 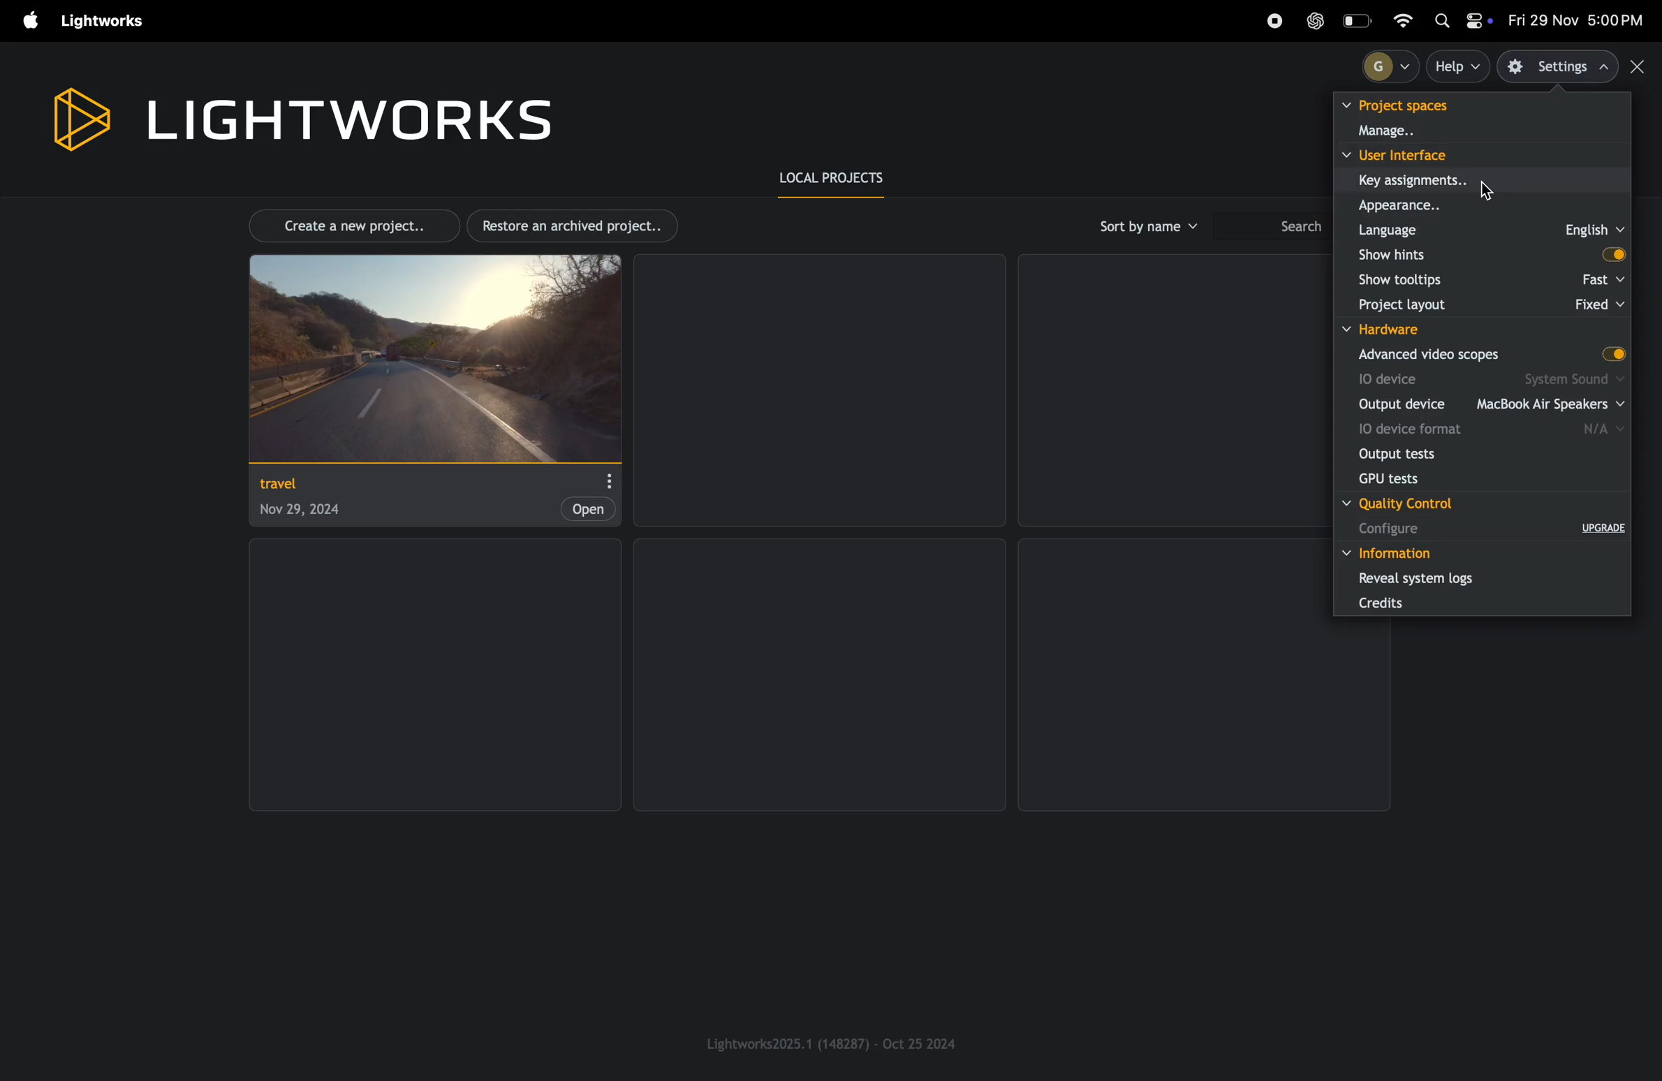 What do you see at coordinates (1384, 66) in the screenshot?
I see `profile` at bounding box center [1384, 66].